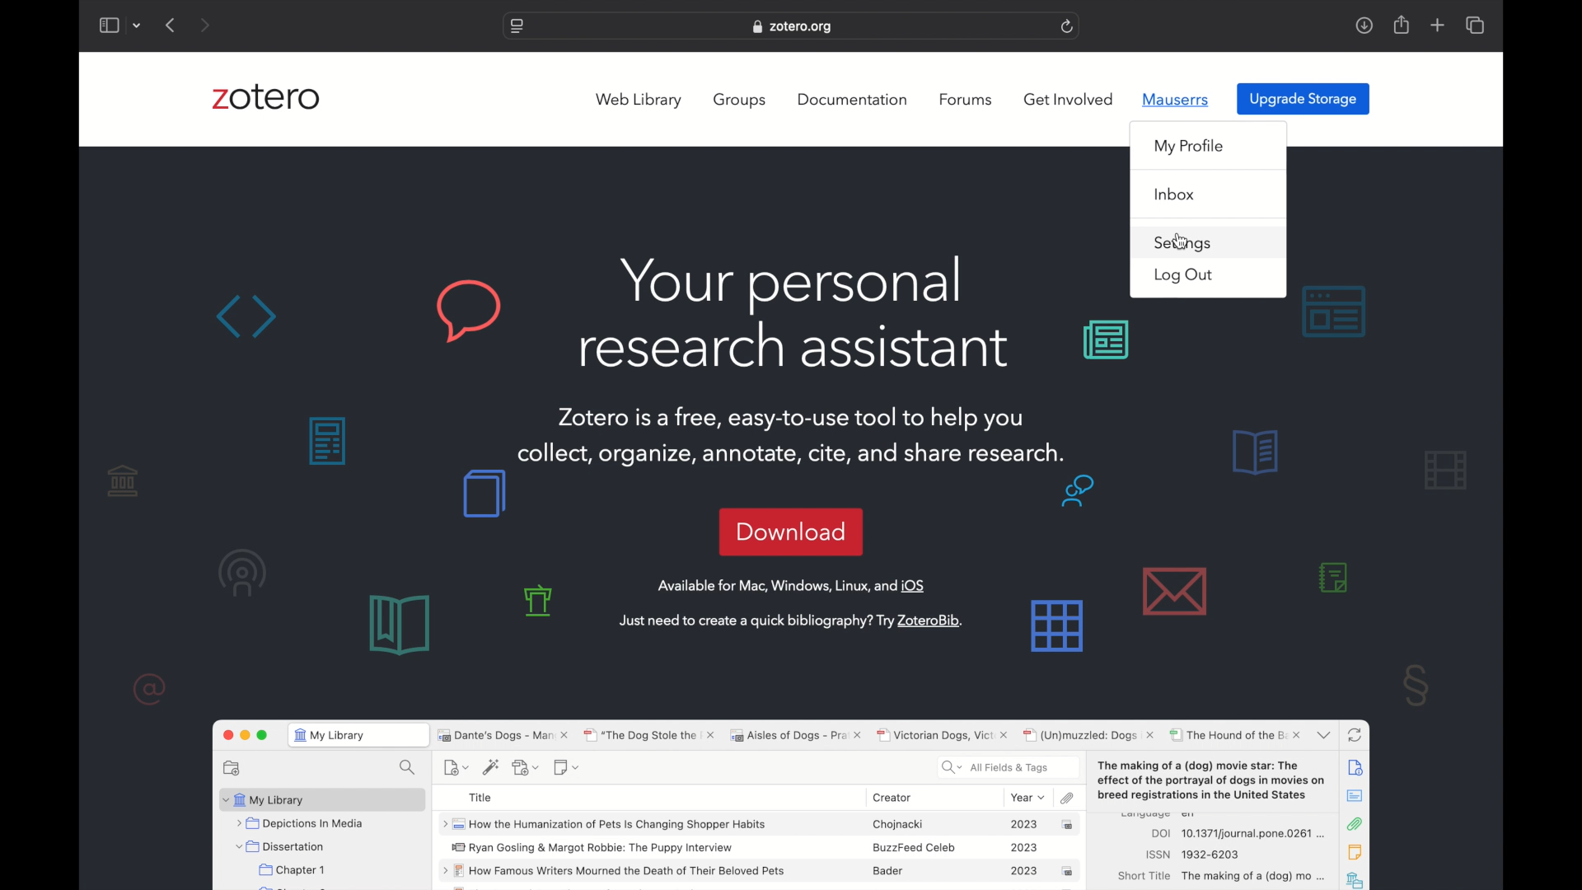 The image size is (1582, 890). What do you see at coordinates (793, 621) in the screenshot?
I see `just need to create a quick bibliography? try zoterobib` at bounding box center [793, 621].